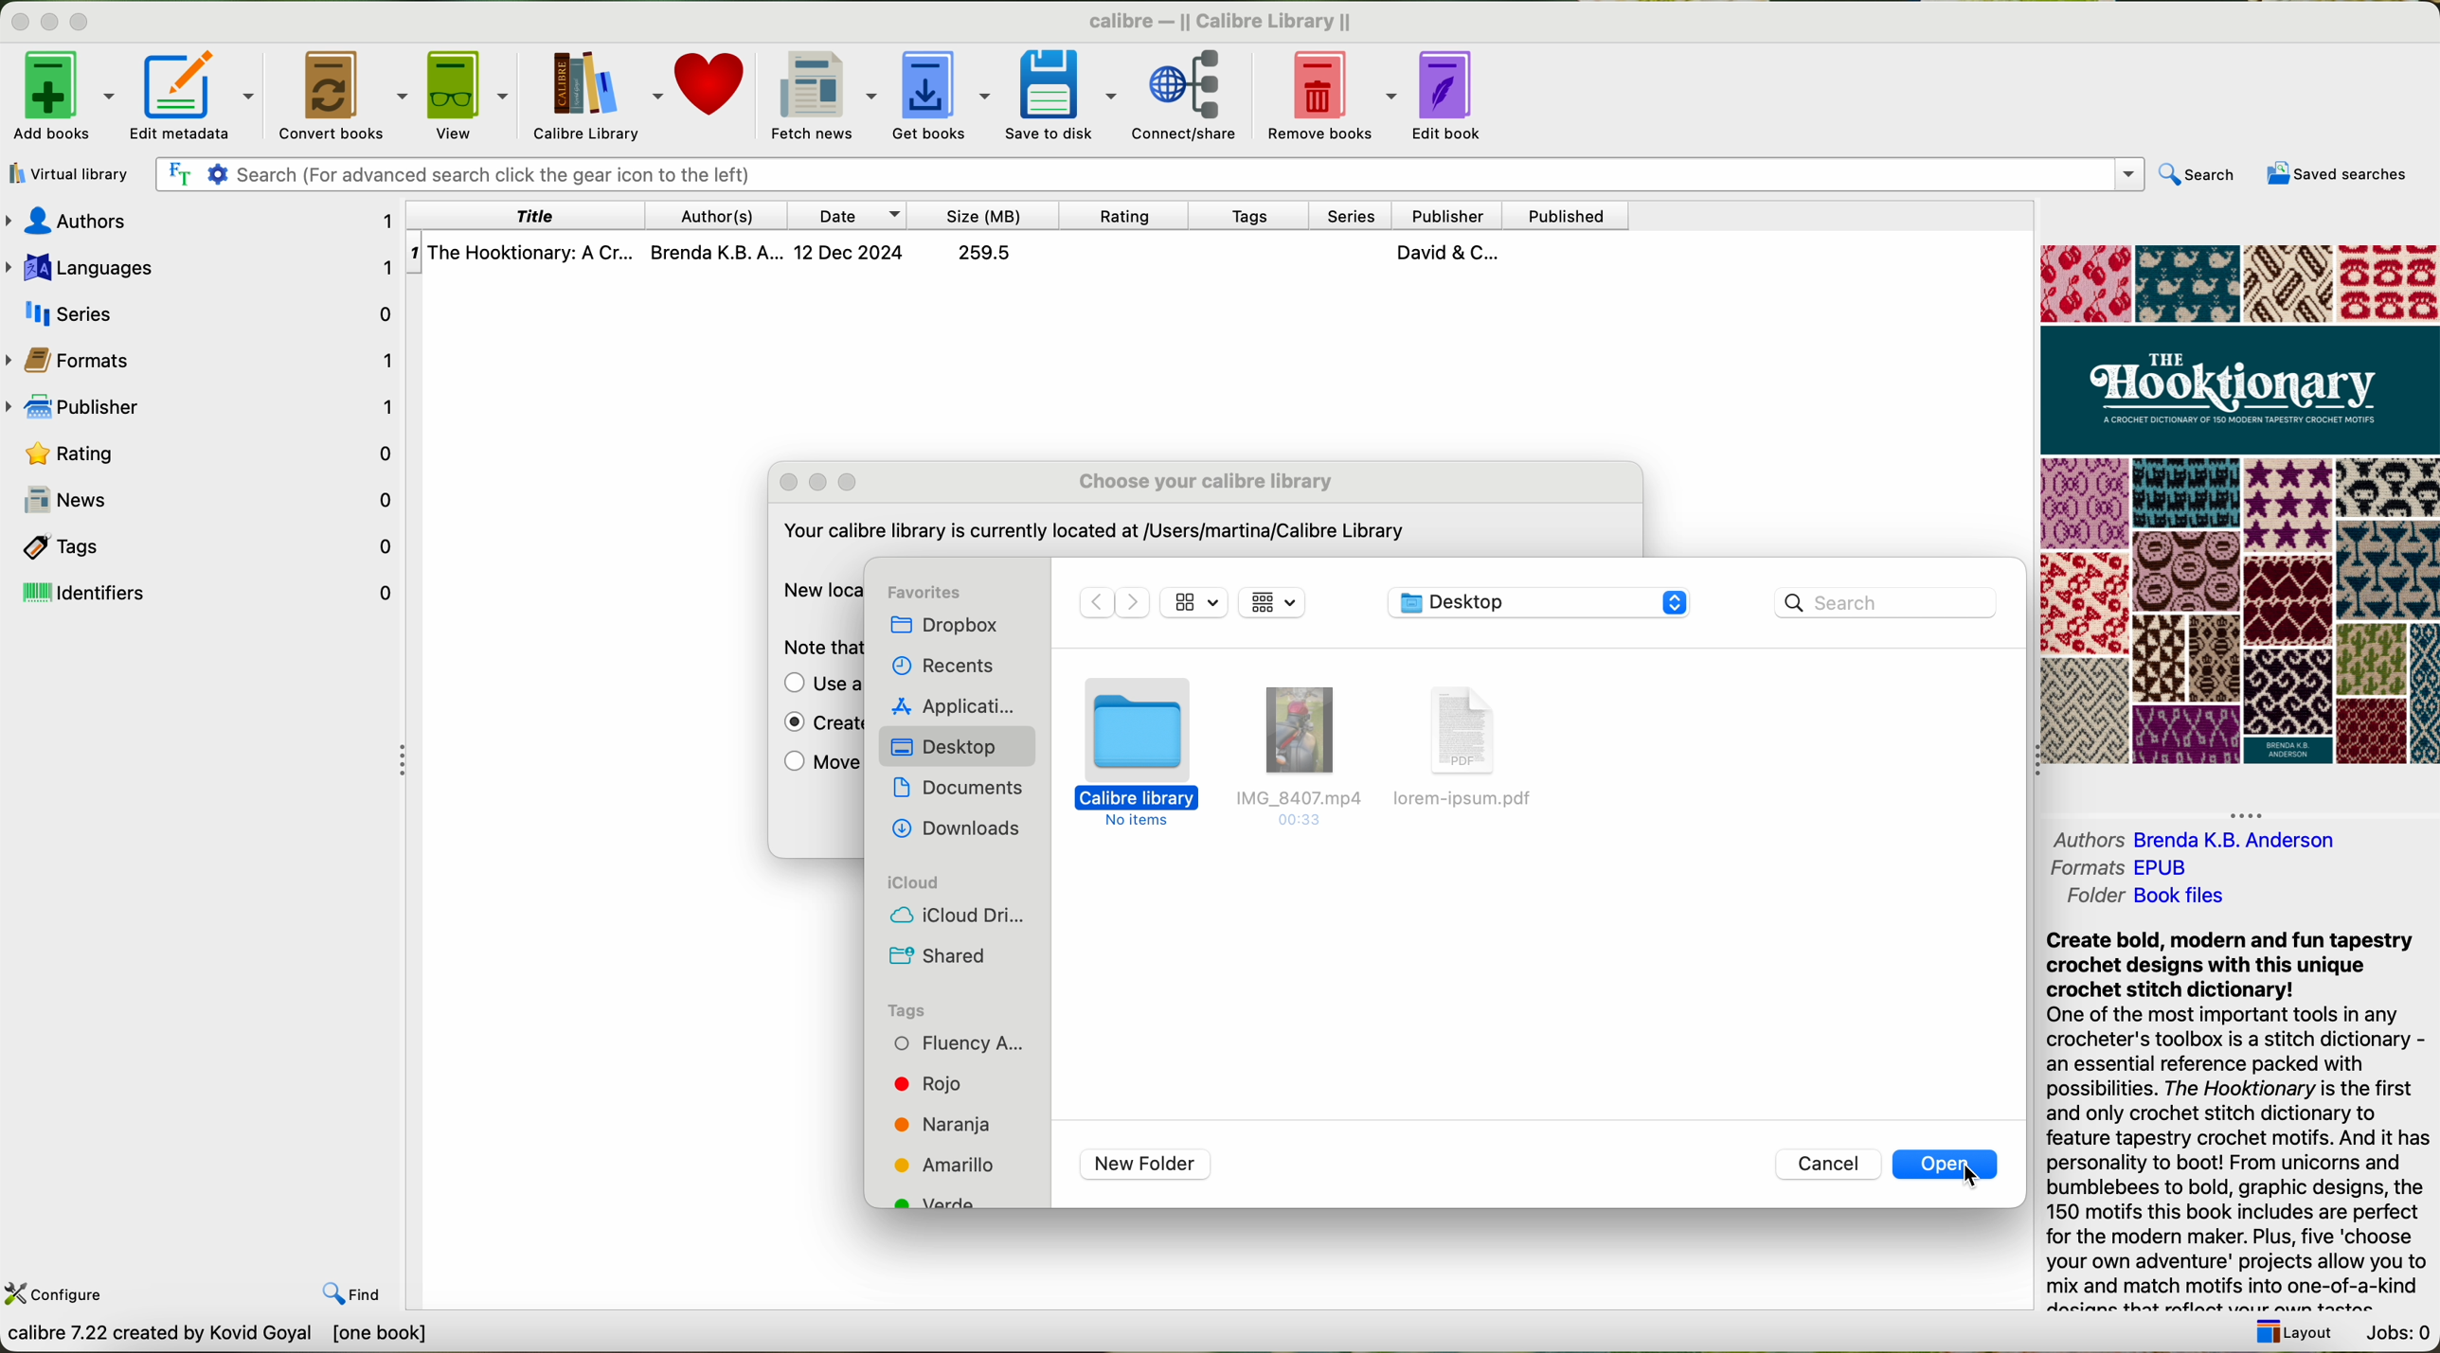 This screenshot has width=2440, height=1353. Describe the element at coordinates (2298, 1335) in the screenshot. I see `layout` at that location.